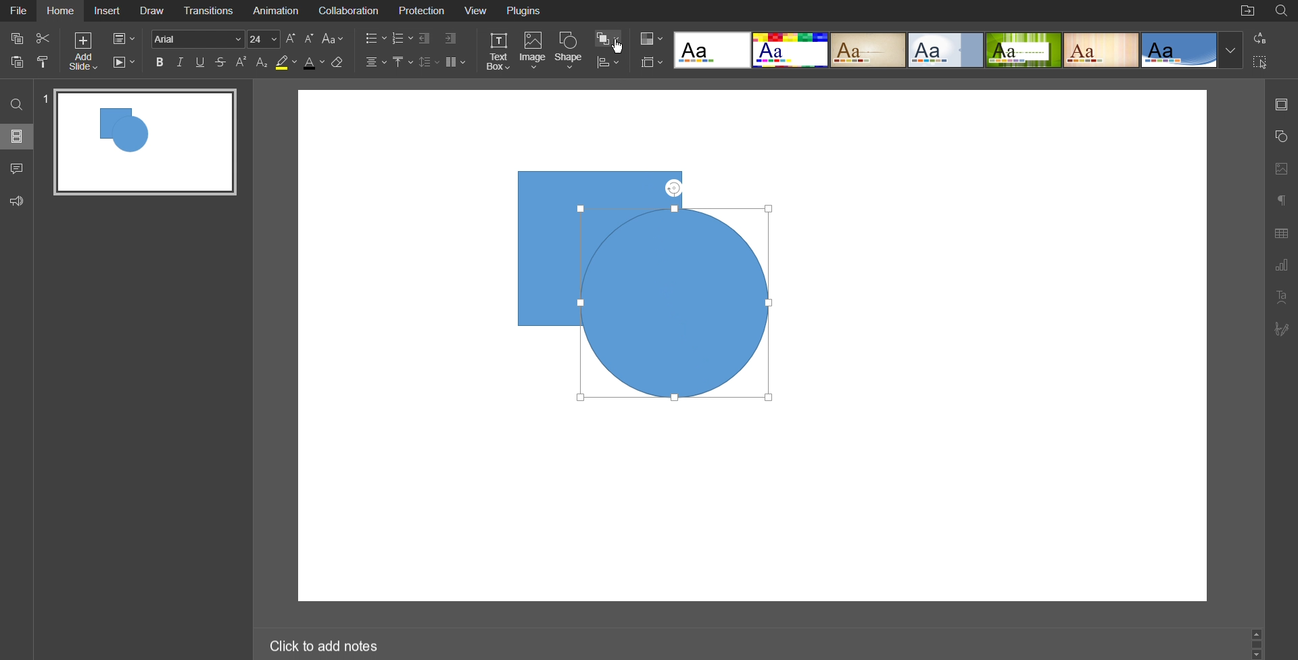 The width and height of the screenshot is (1298, 660). I want to click on Erase, so click(340, 62).